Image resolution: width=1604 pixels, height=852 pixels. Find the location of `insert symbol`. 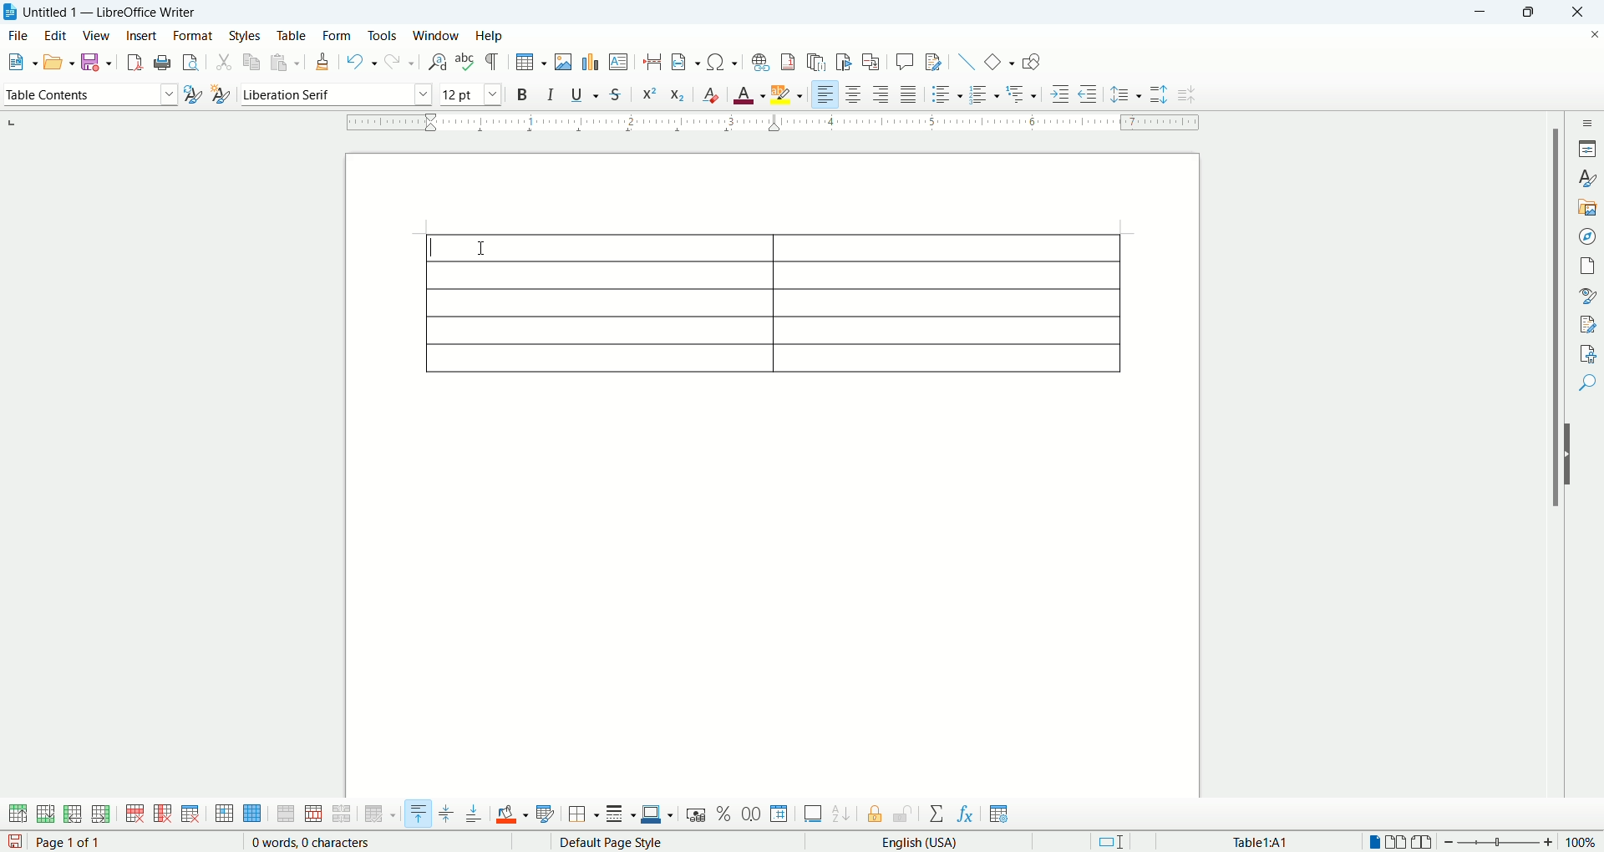

insert symbol is located at coordinates (723, 61).